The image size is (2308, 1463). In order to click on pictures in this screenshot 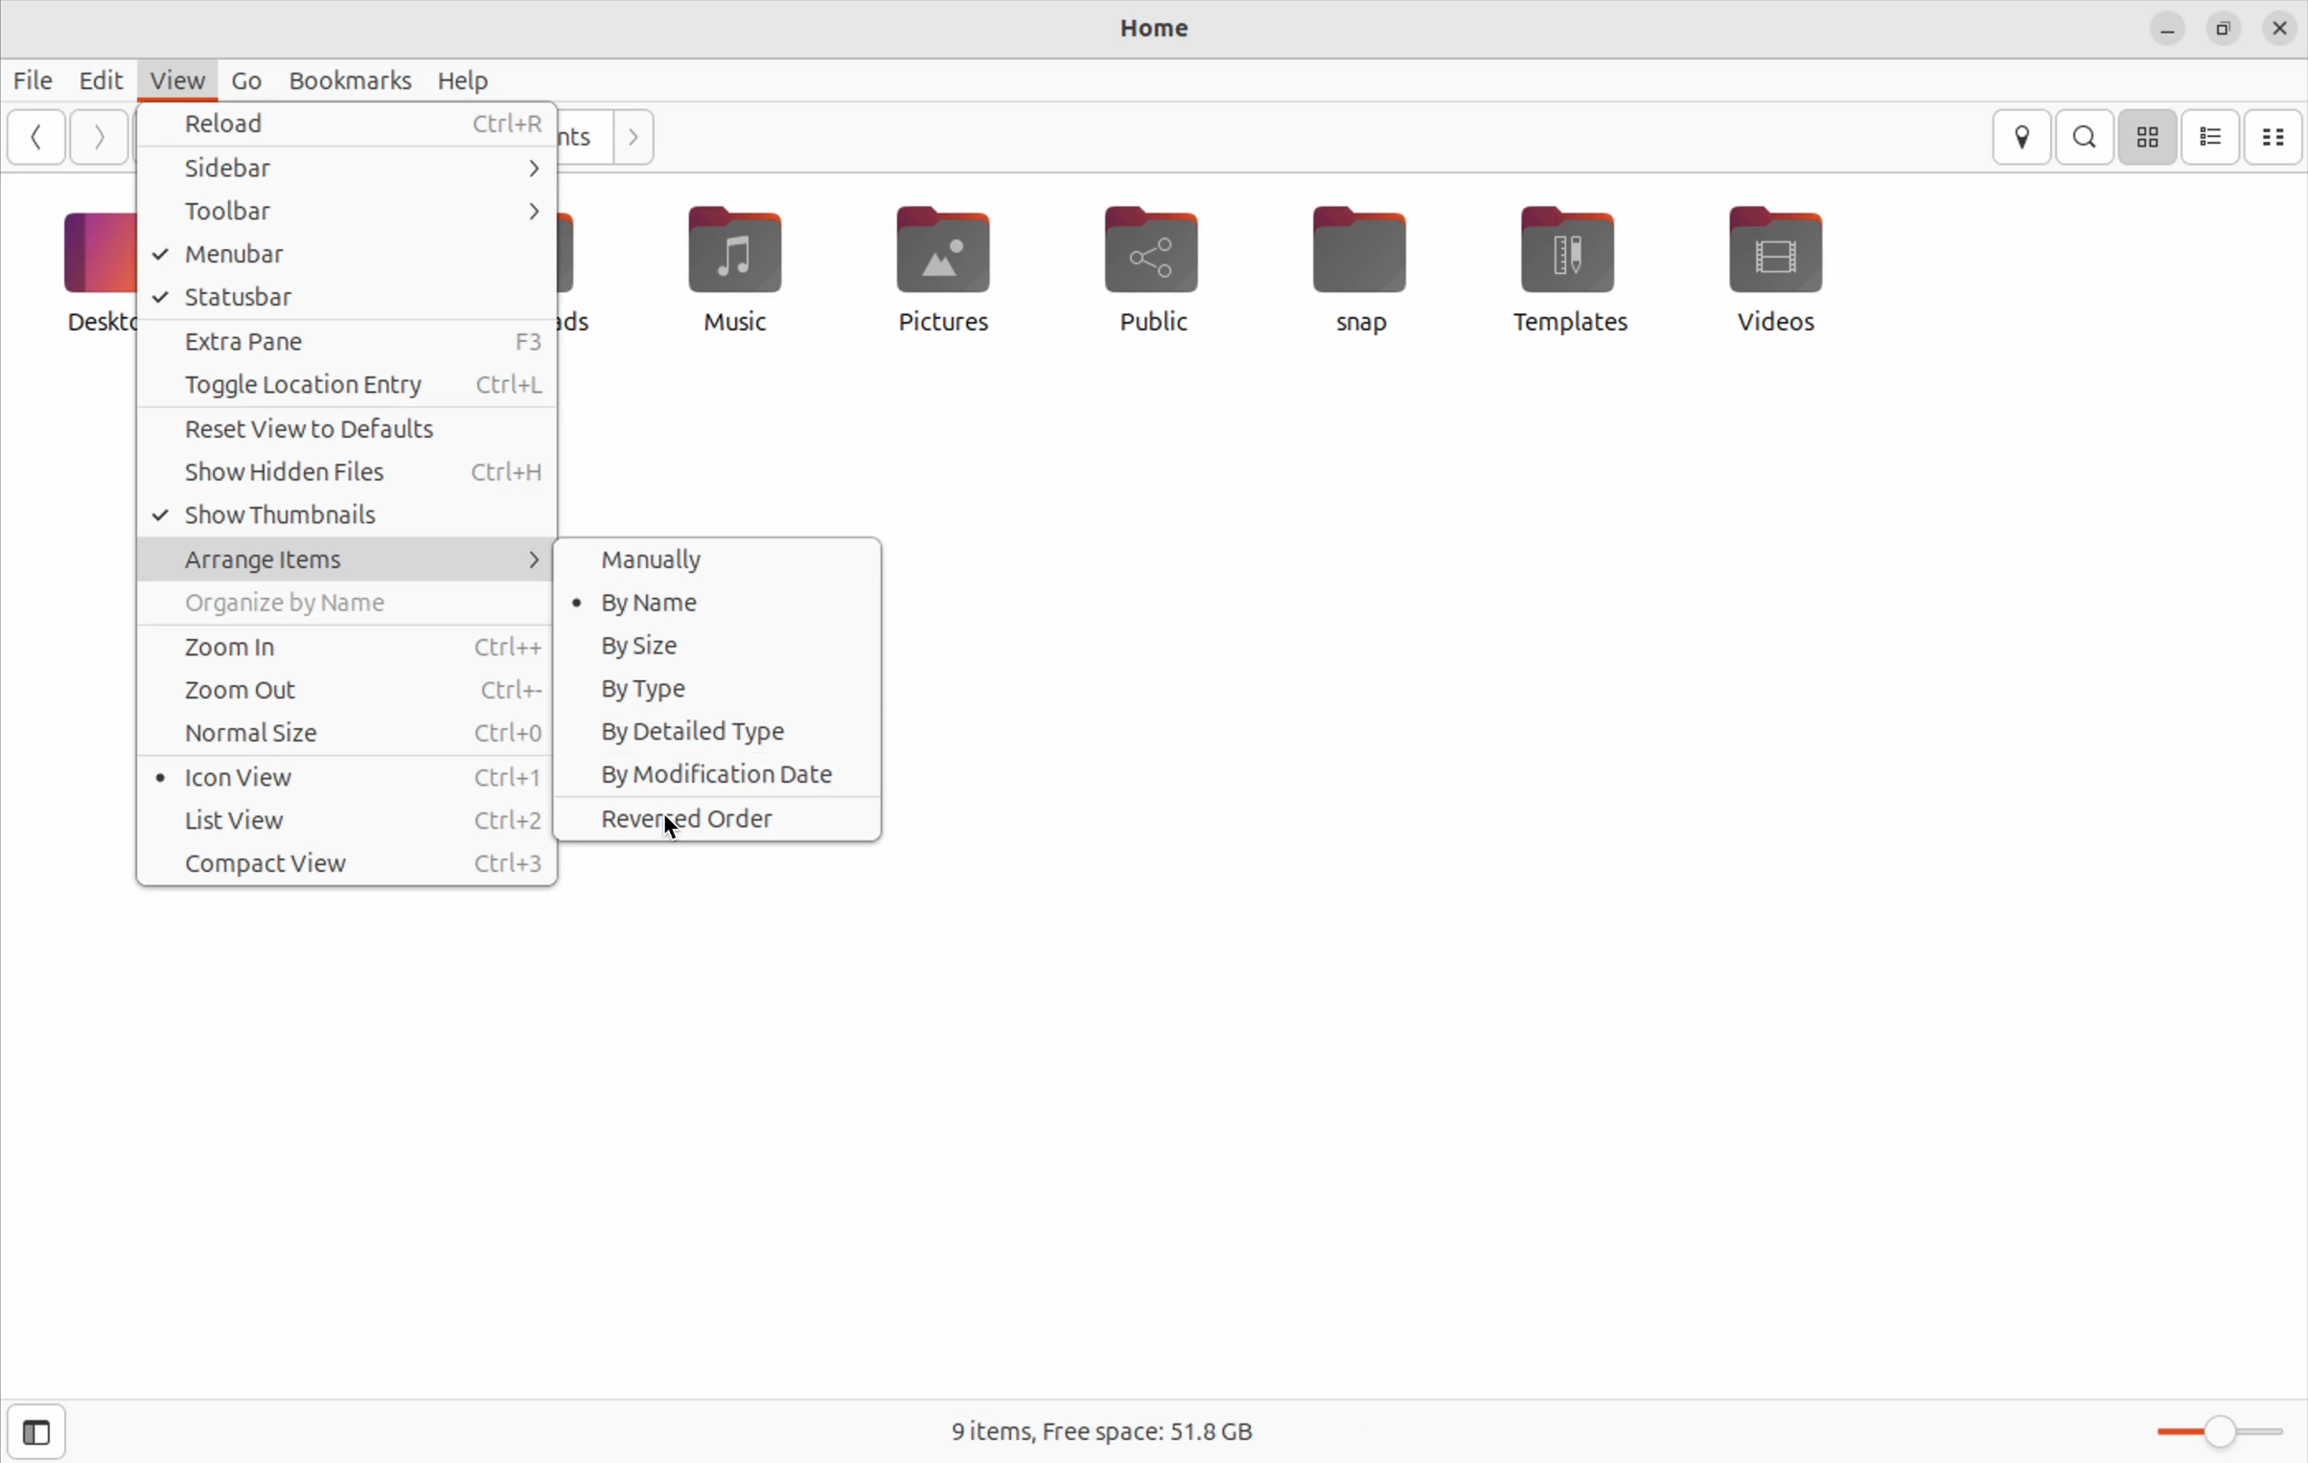, I will do `click(950, 265)`.